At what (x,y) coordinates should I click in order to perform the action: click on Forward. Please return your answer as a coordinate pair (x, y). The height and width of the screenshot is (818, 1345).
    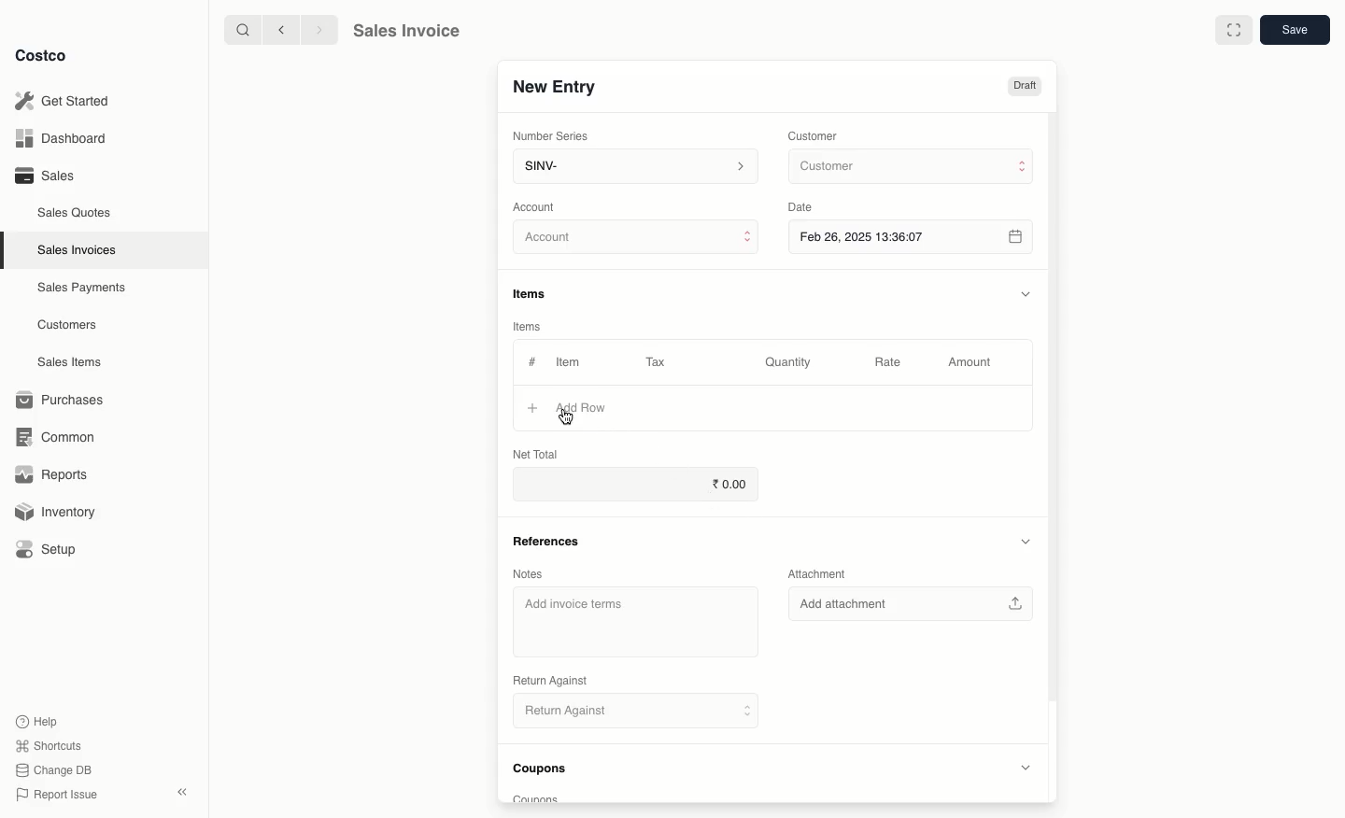
    Looking at the image, I should click on (319, 31).